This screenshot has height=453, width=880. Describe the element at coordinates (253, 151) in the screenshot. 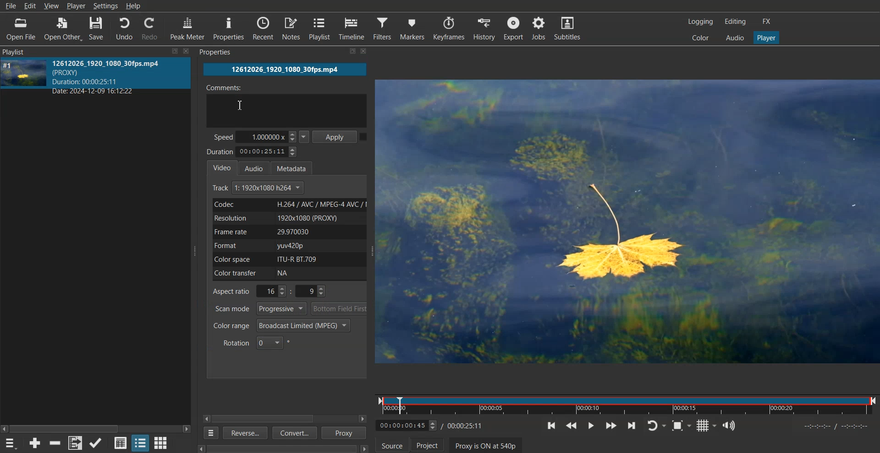

I see `Time duration adjuster` at that location.